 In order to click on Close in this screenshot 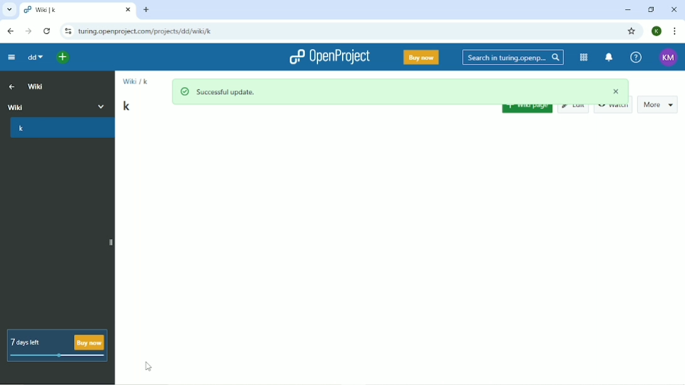, I will do `click(674, 9)`.